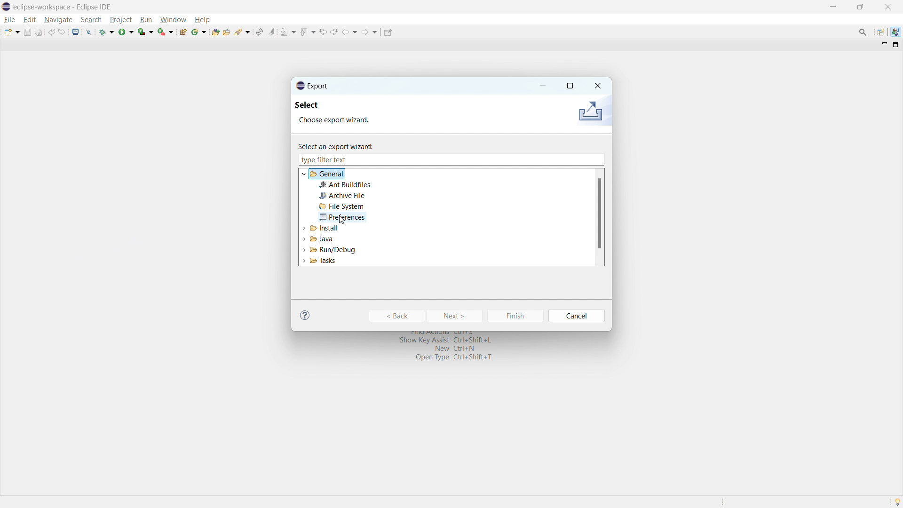 This screenshot has width=903, height=508. I want to click on run last tool, so click(165, 31).